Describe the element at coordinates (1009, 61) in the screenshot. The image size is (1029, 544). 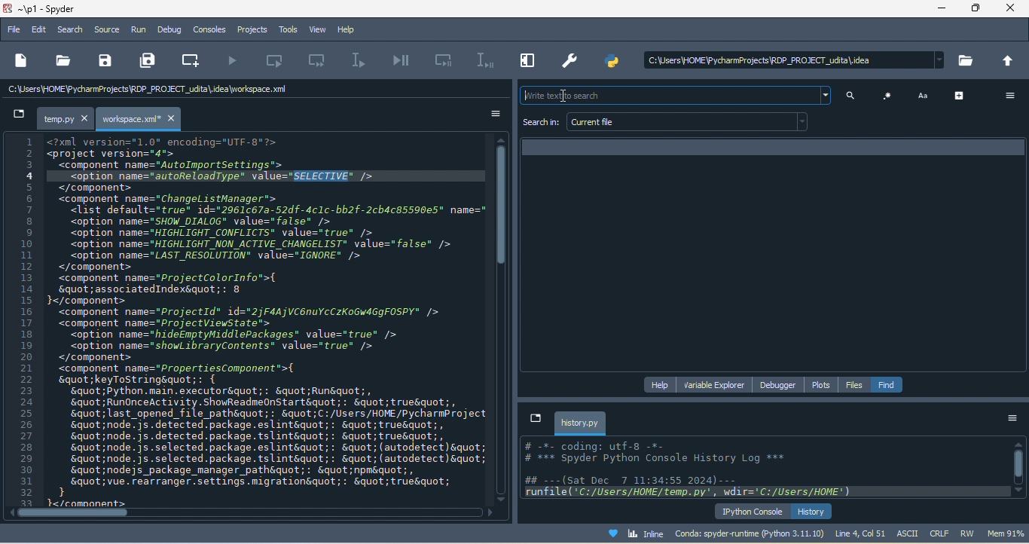
I see `change to current directory` at that location.